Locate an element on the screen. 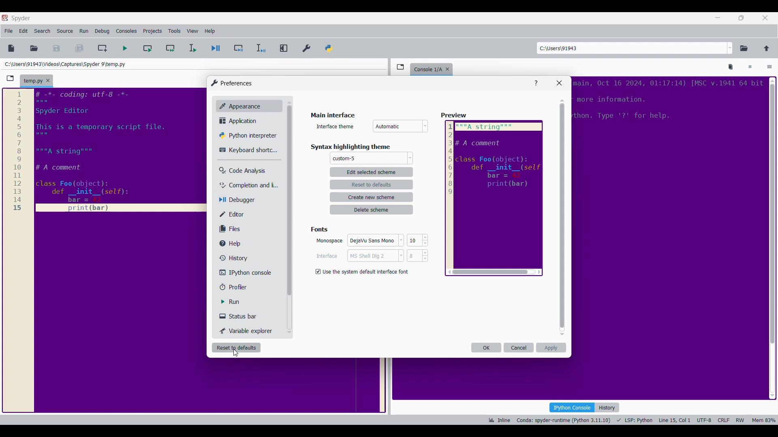  Folder location is located at coordinates (65, 64).